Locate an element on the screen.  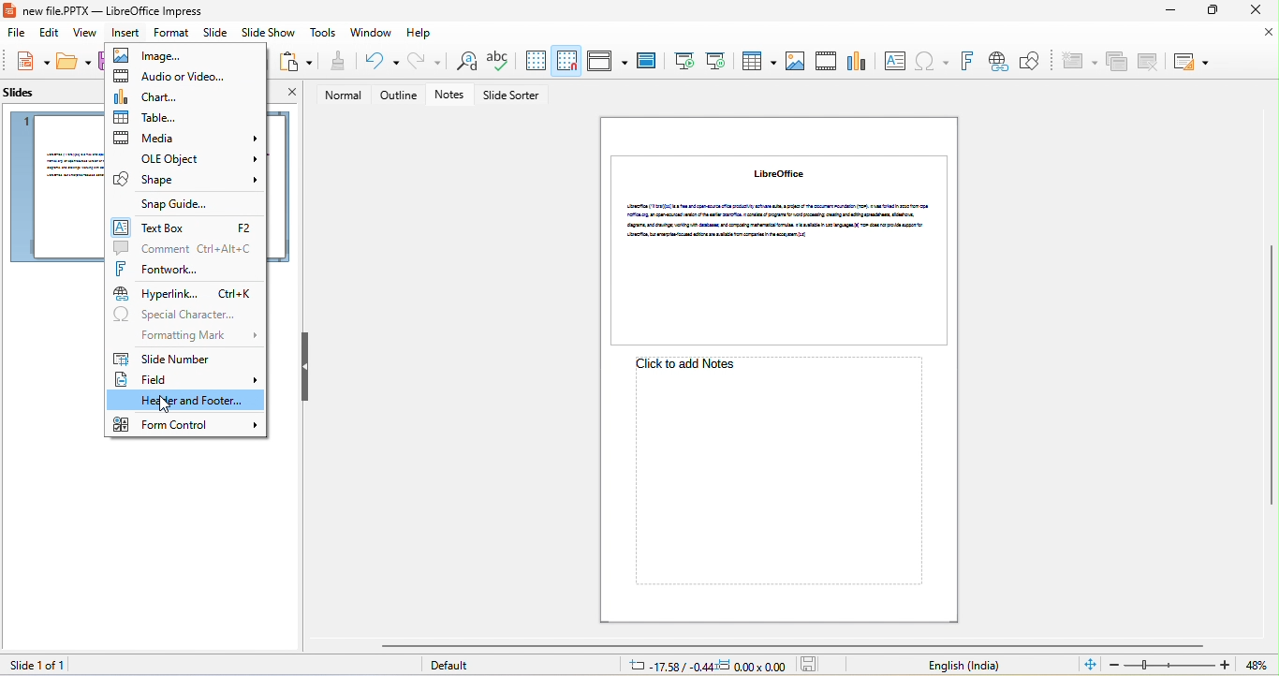
spelling is located at coordinates (498, 62).